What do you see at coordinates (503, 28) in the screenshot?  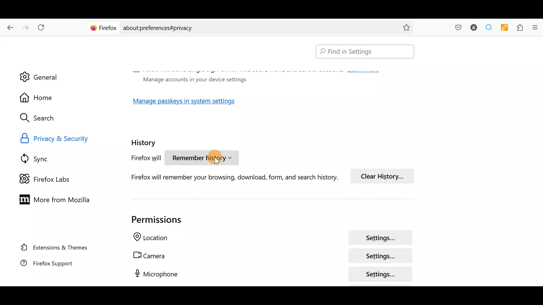 I see `Multi keywords highlighter` at bounding box center [503, 28].